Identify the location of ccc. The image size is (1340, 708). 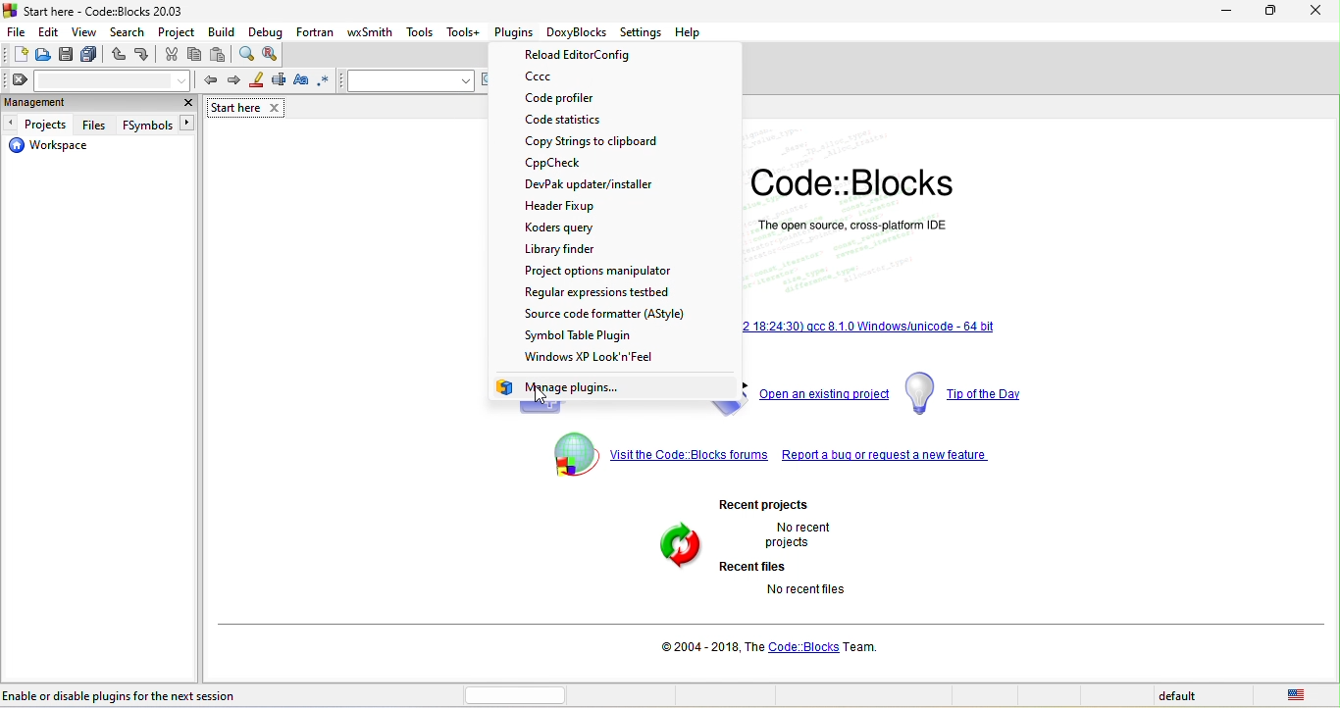
(573, 78).